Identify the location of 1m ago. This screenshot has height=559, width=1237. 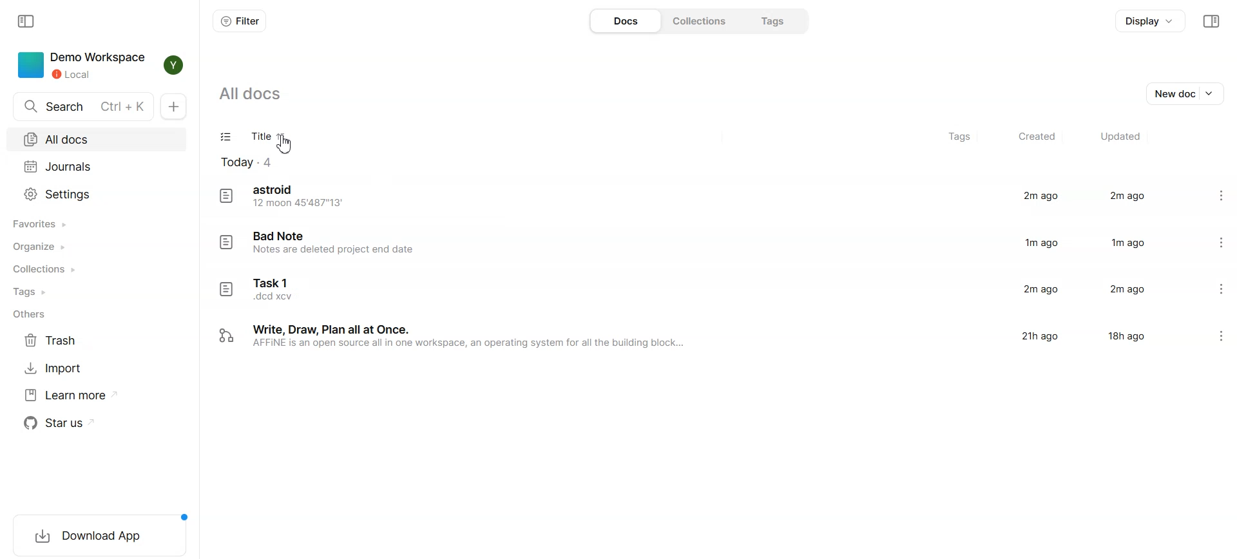
(1042, 242).